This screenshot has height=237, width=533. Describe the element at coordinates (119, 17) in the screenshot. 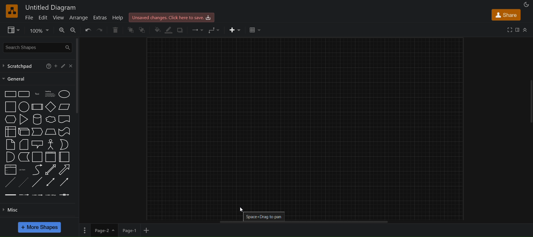

I see `help` at that location.